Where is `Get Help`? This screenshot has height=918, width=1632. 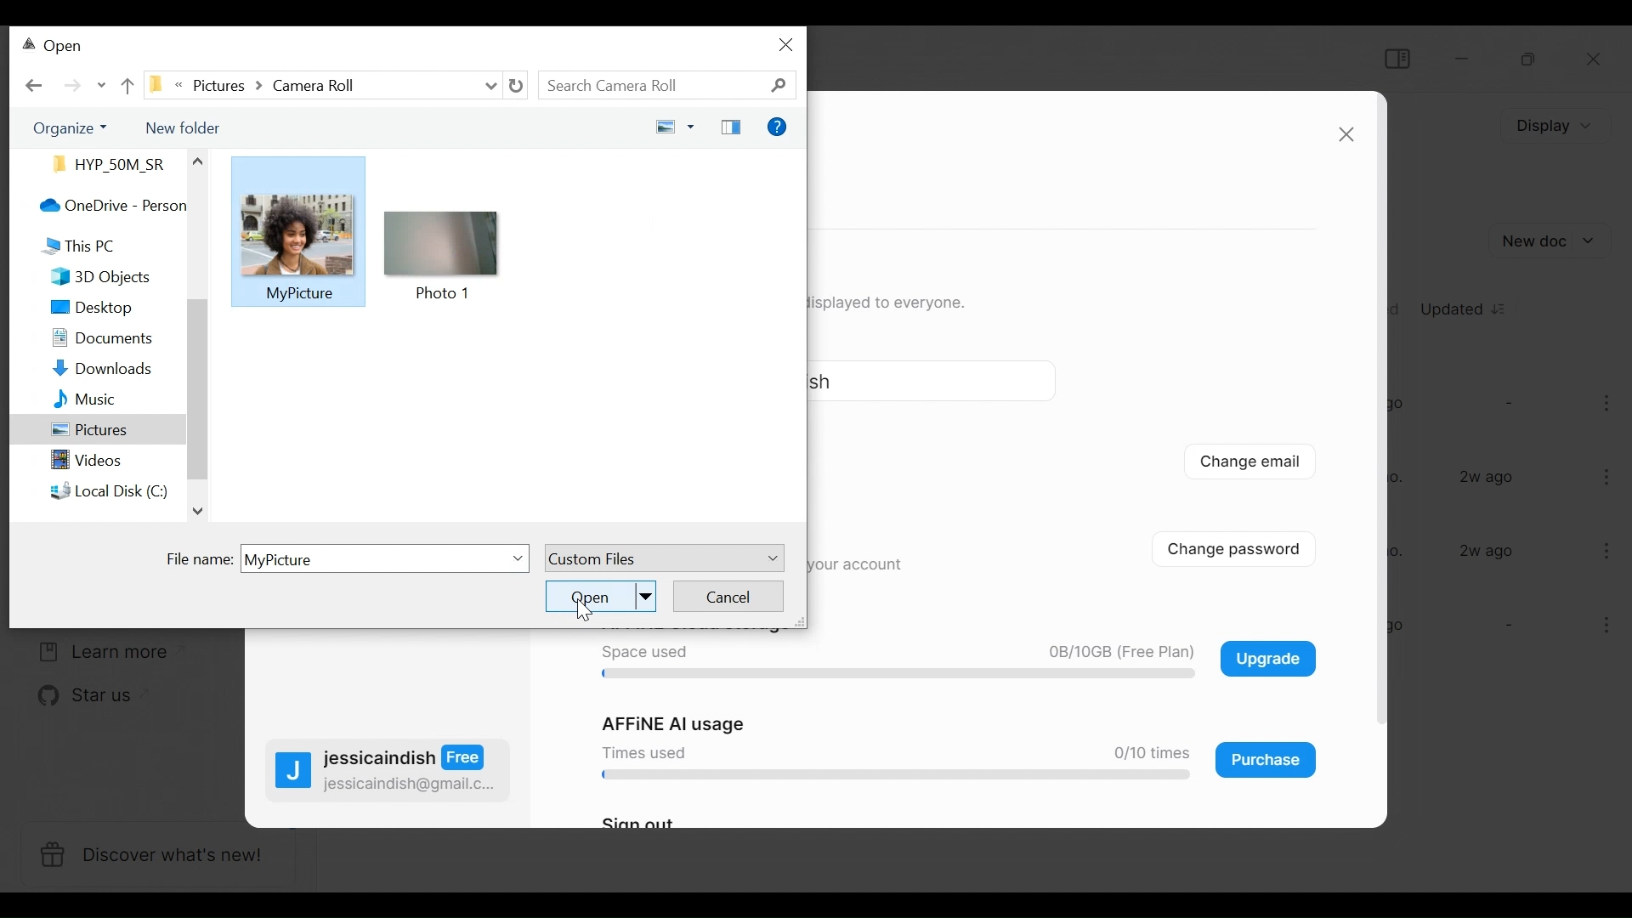
Get Help is located at coordinates (778, 128).